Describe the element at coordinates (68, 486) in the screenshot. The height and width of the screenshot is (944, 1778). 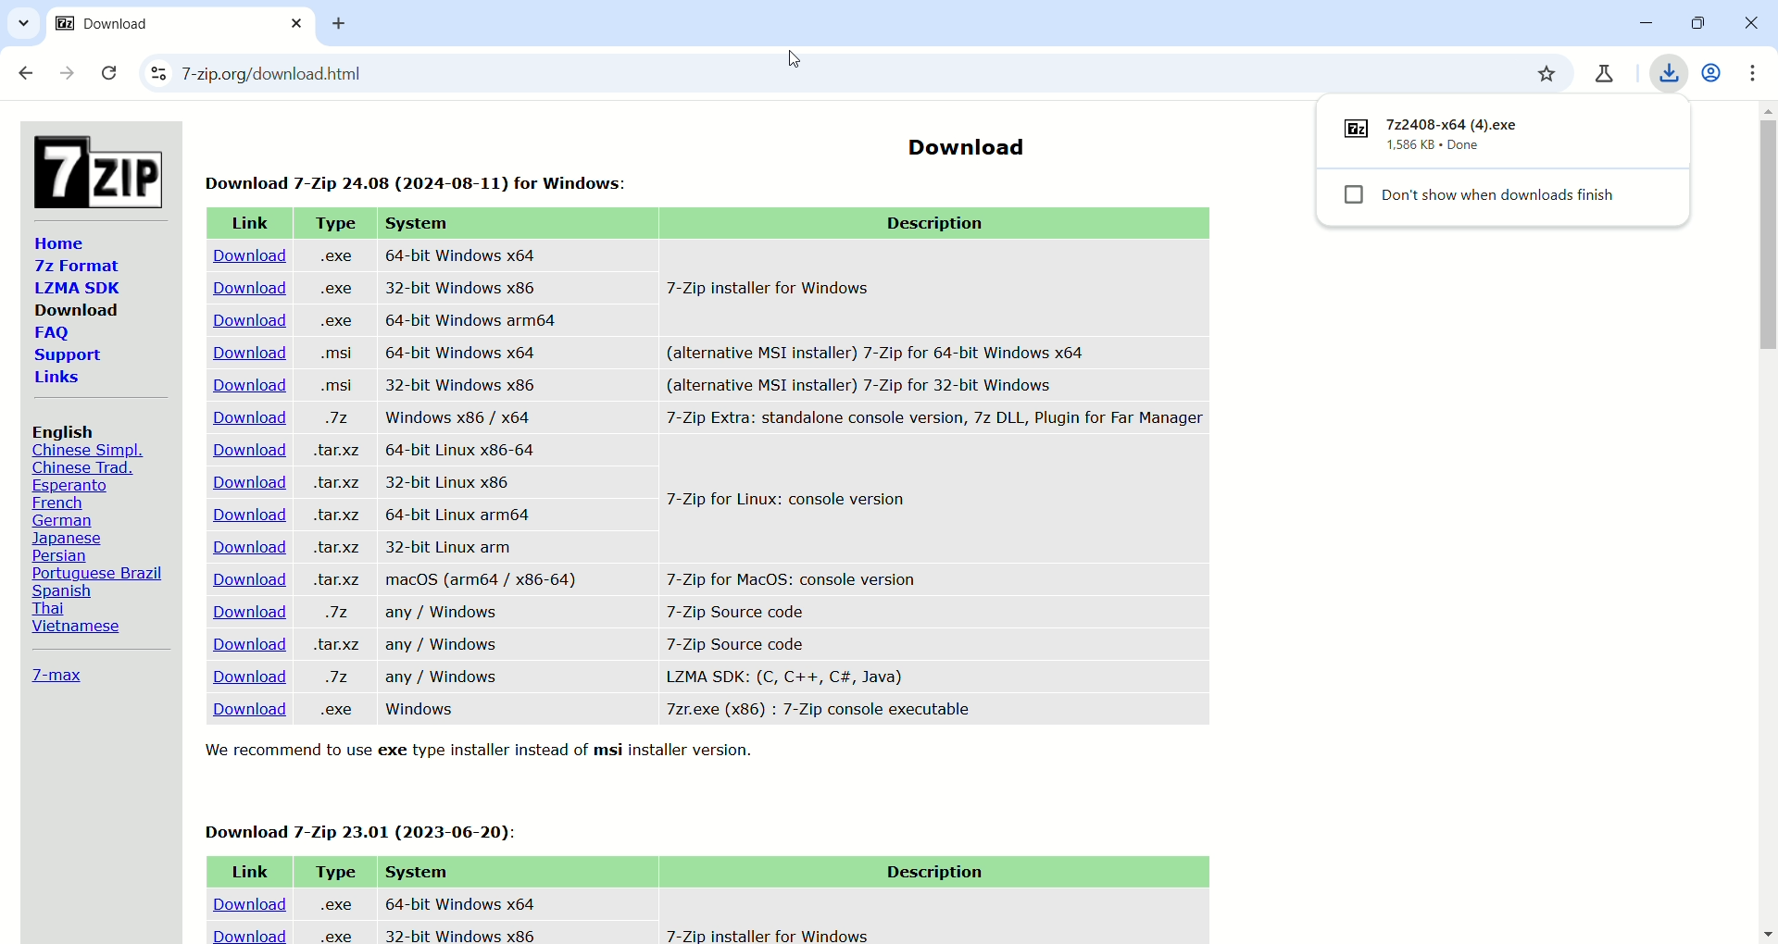
I see `Esperanto` at that location.